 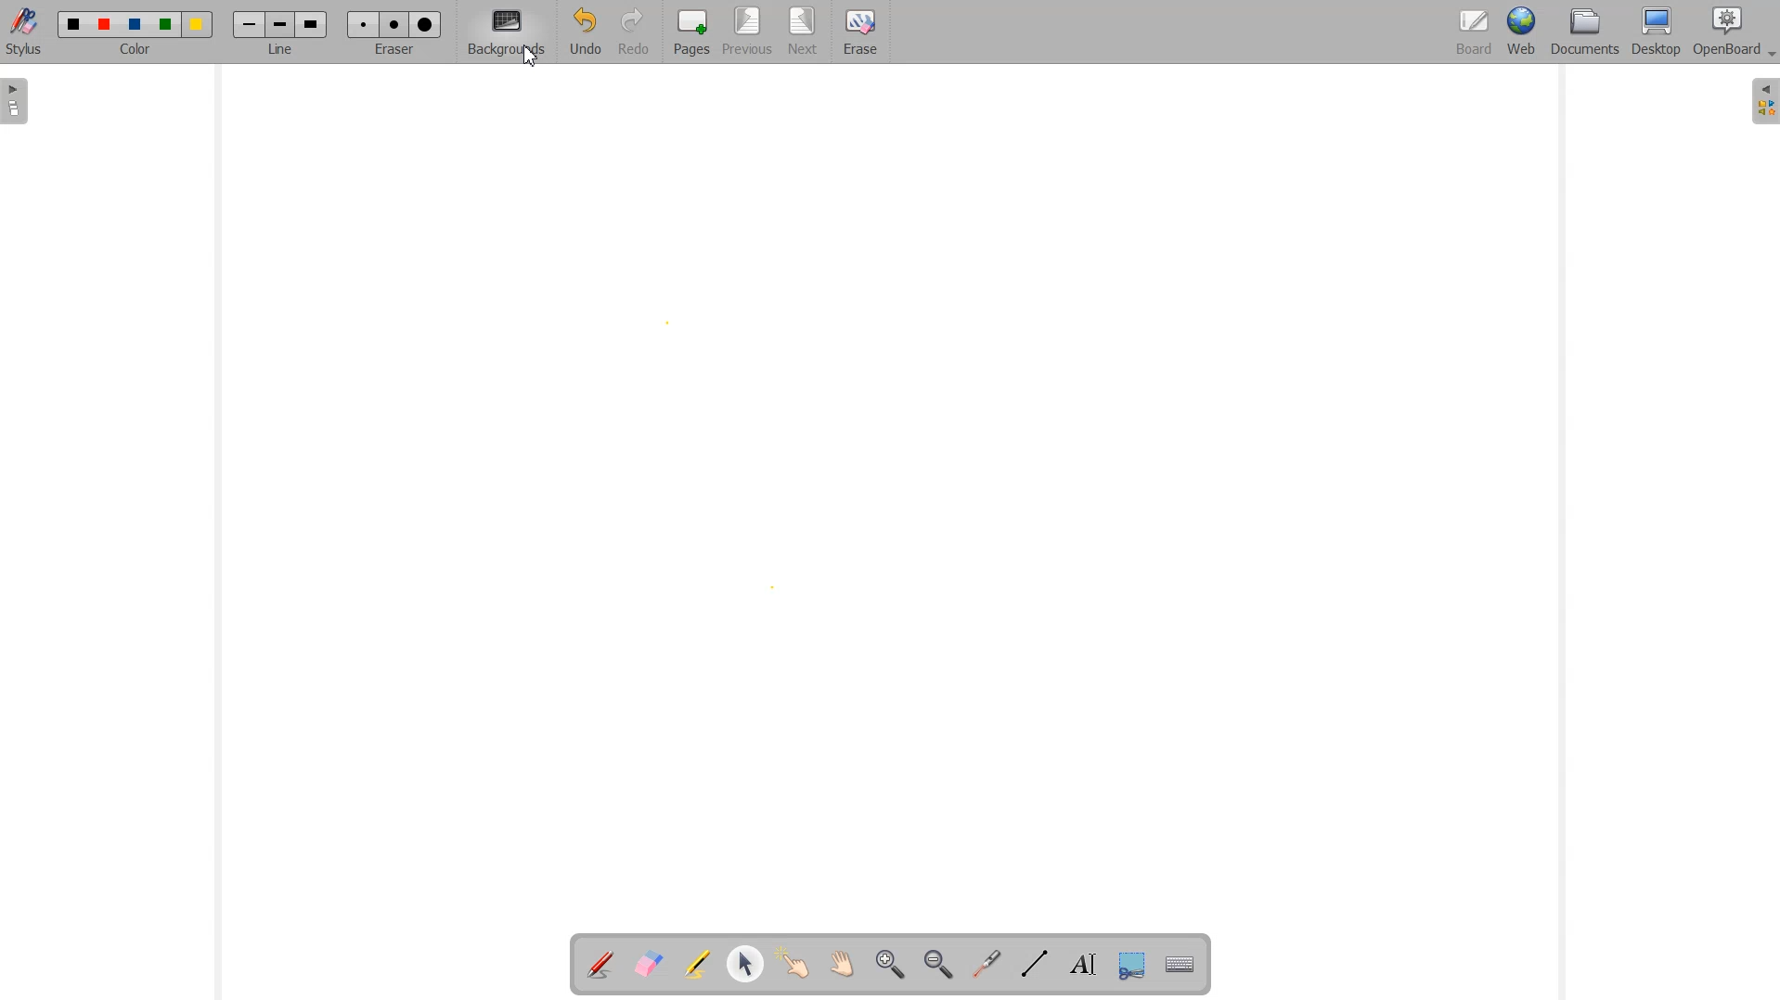 I want to click on Document, so click(x=1587, y=32).